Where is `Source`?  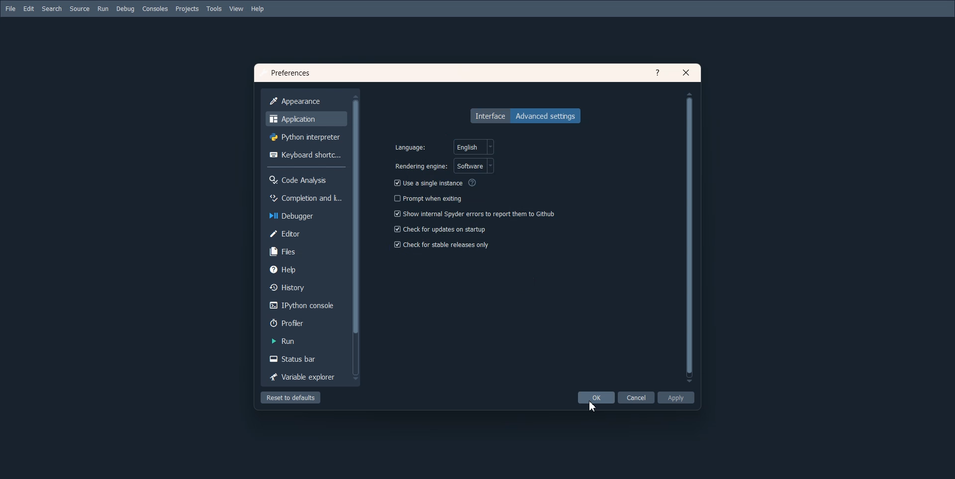
Source is located at coordinates (80, 9).